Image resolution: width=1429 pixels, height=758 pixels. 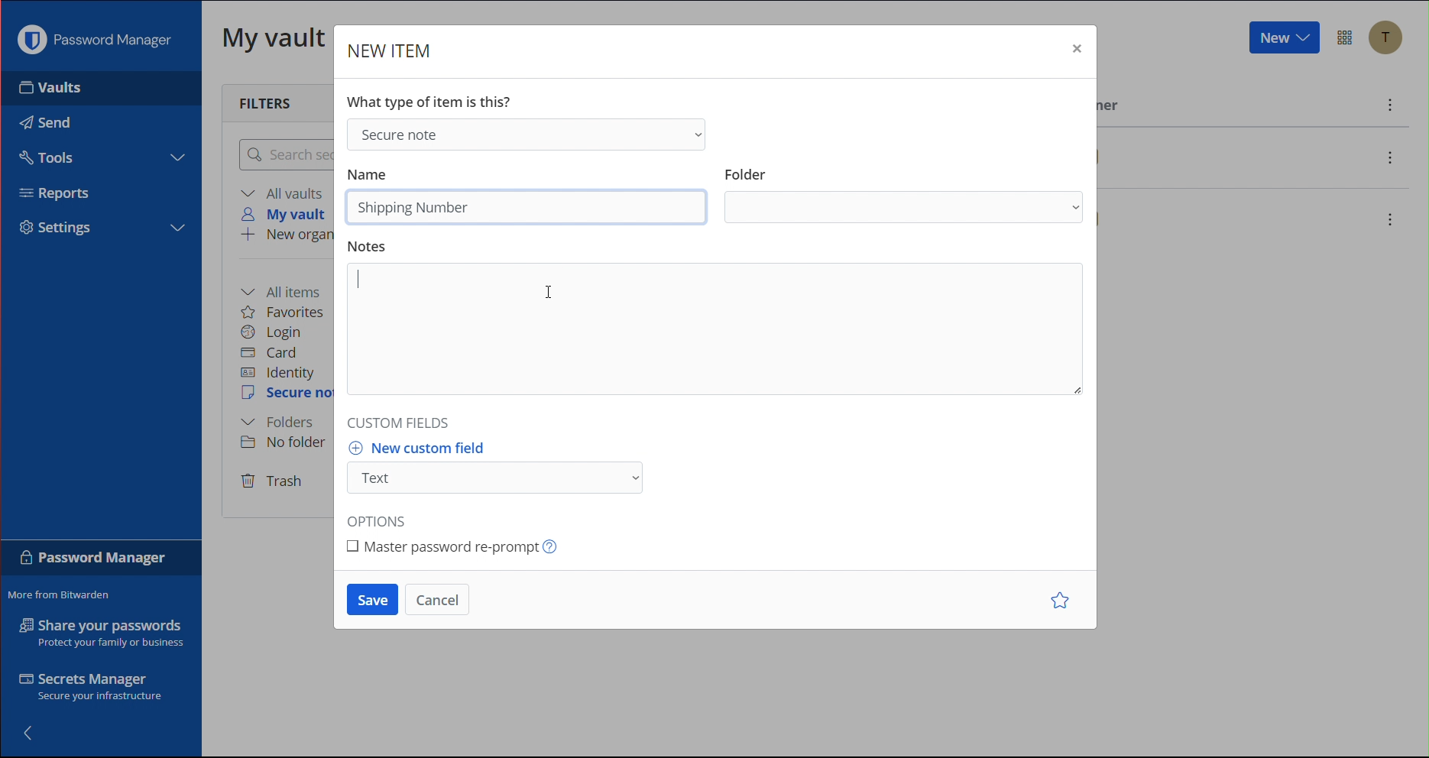 What do you see at coordinates (1057, 600) in the screenshot?
I see `Star` at bounding box center [1057, 600].